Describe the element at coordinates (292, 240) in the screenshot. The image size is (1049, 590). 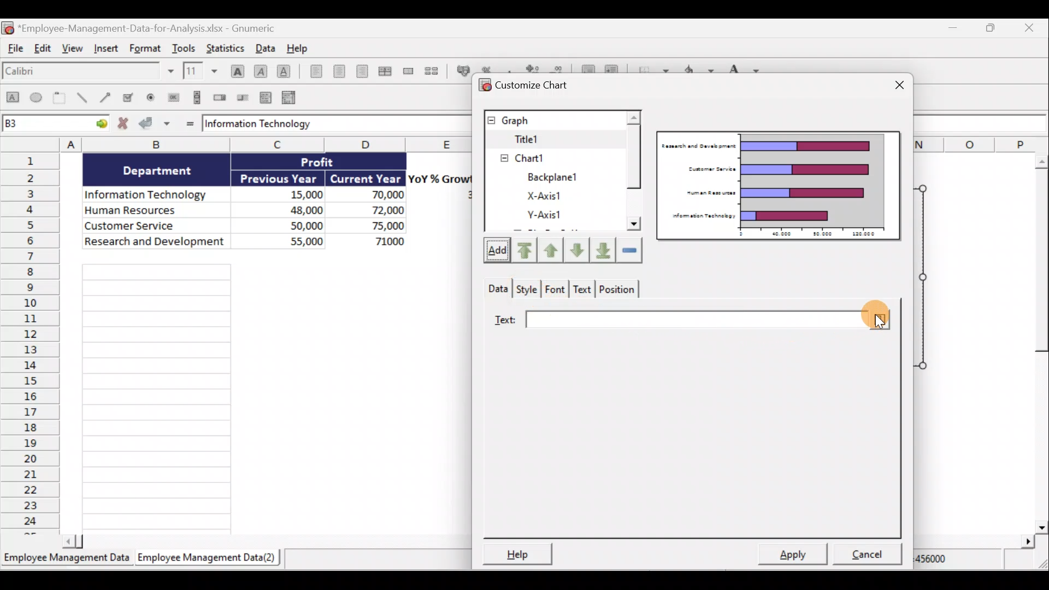
I see `55,000` at that location.